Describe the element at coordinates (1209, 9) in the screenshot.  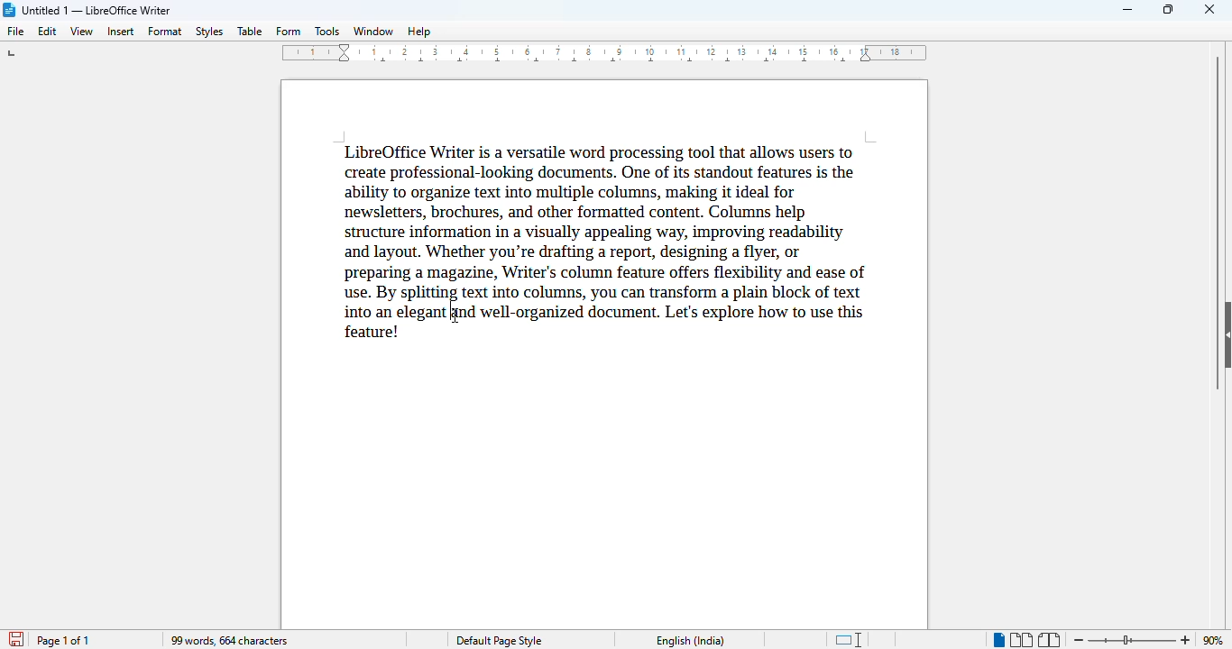
I see `close` at that location.